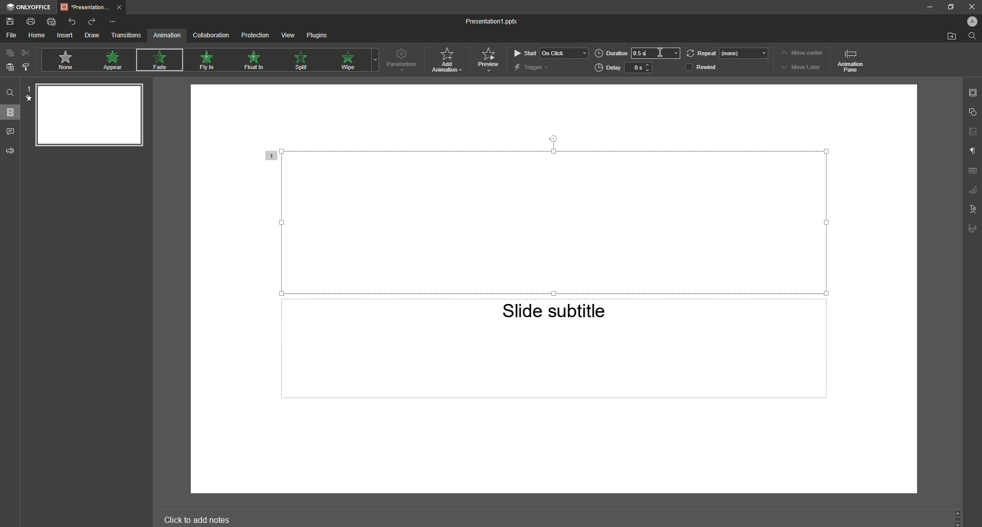 This screenshot has width=982, height=527. I want to click on Slide subtitle, so click(555, 315).